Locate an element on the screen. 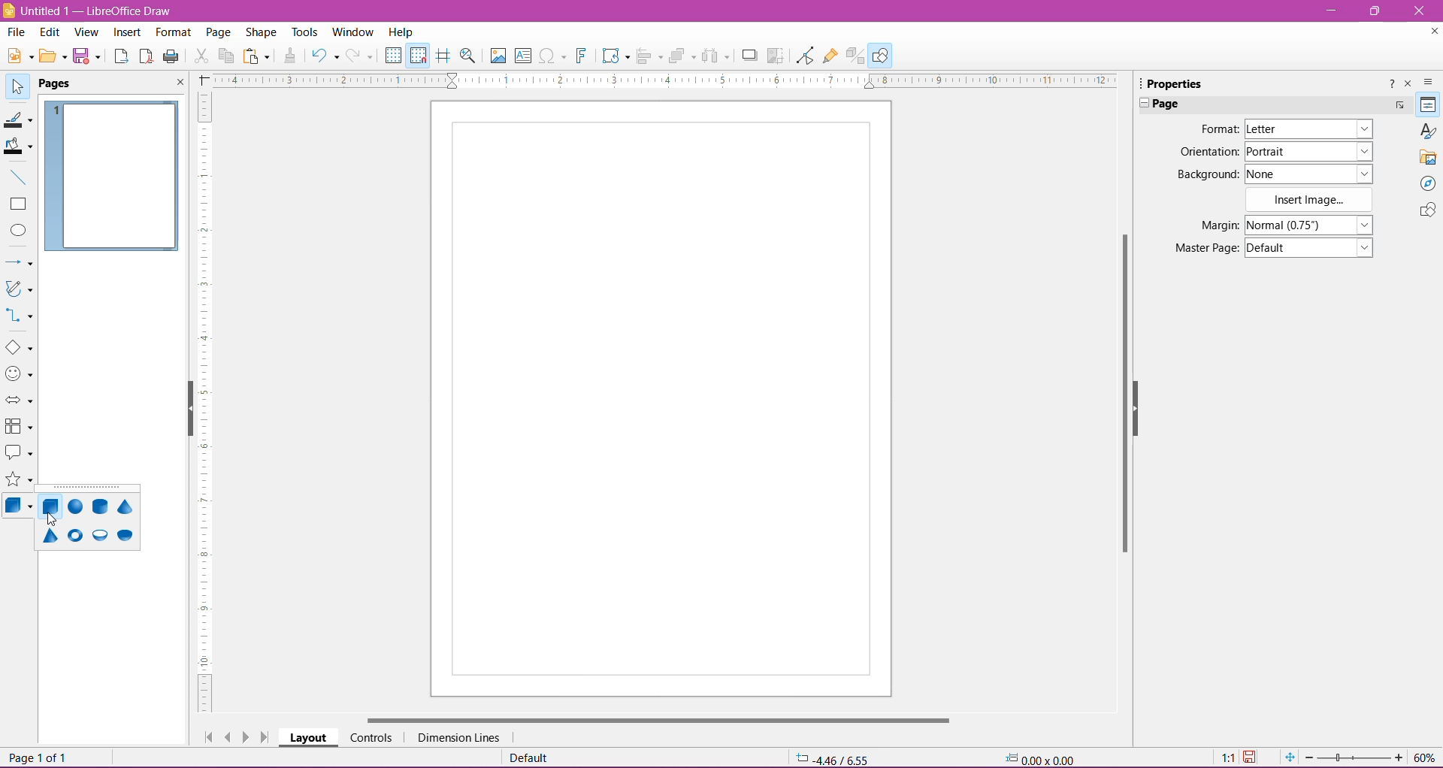 This screenshot has height=768, width=1443. Help about this sidebar deck is located at coordinates (1390, 86).